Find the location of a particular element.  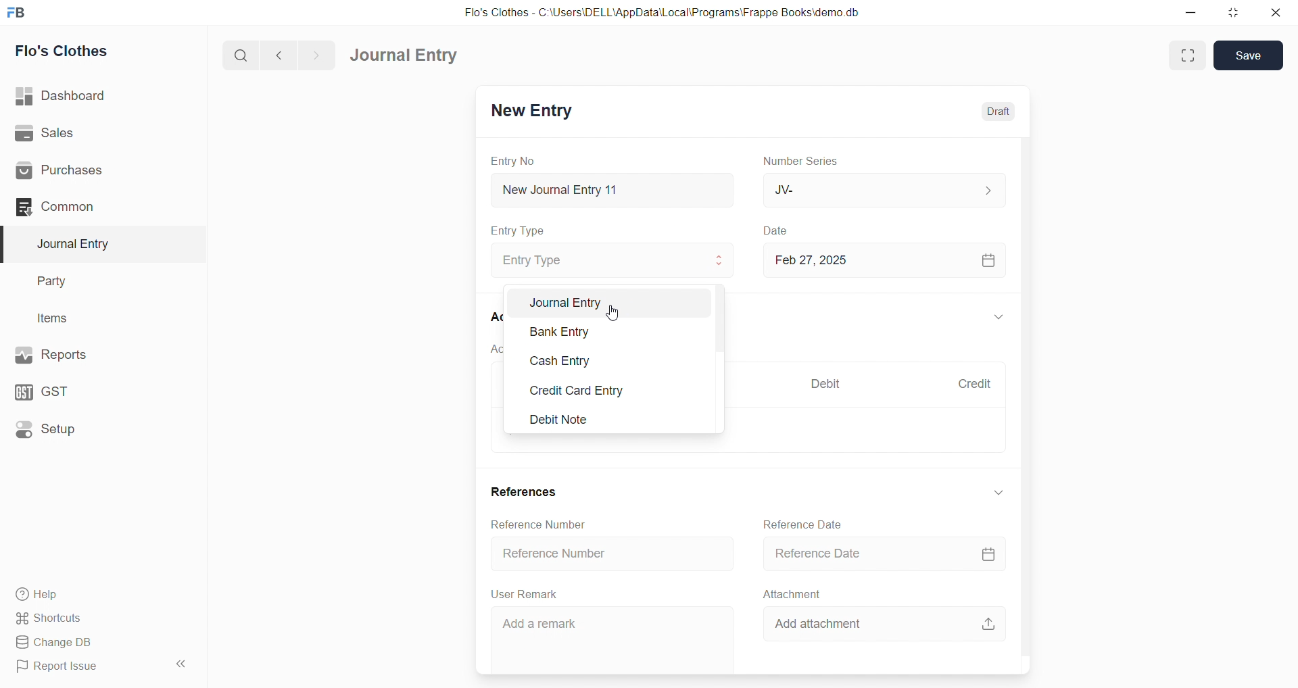

navigate backward is located at coordinates (281, 56).